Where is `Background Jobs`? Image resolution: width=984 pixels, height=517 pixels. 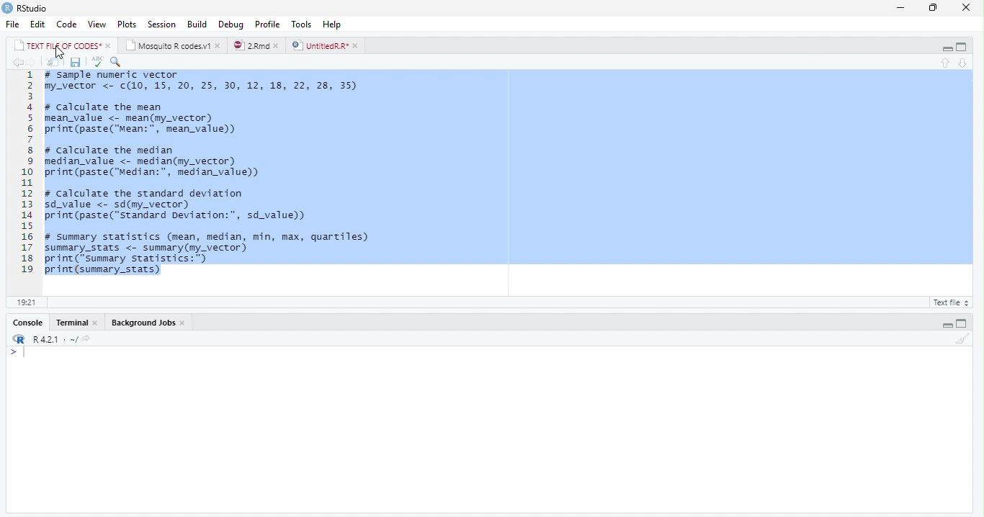
Background Jobs is located at coordinates (143, 323).